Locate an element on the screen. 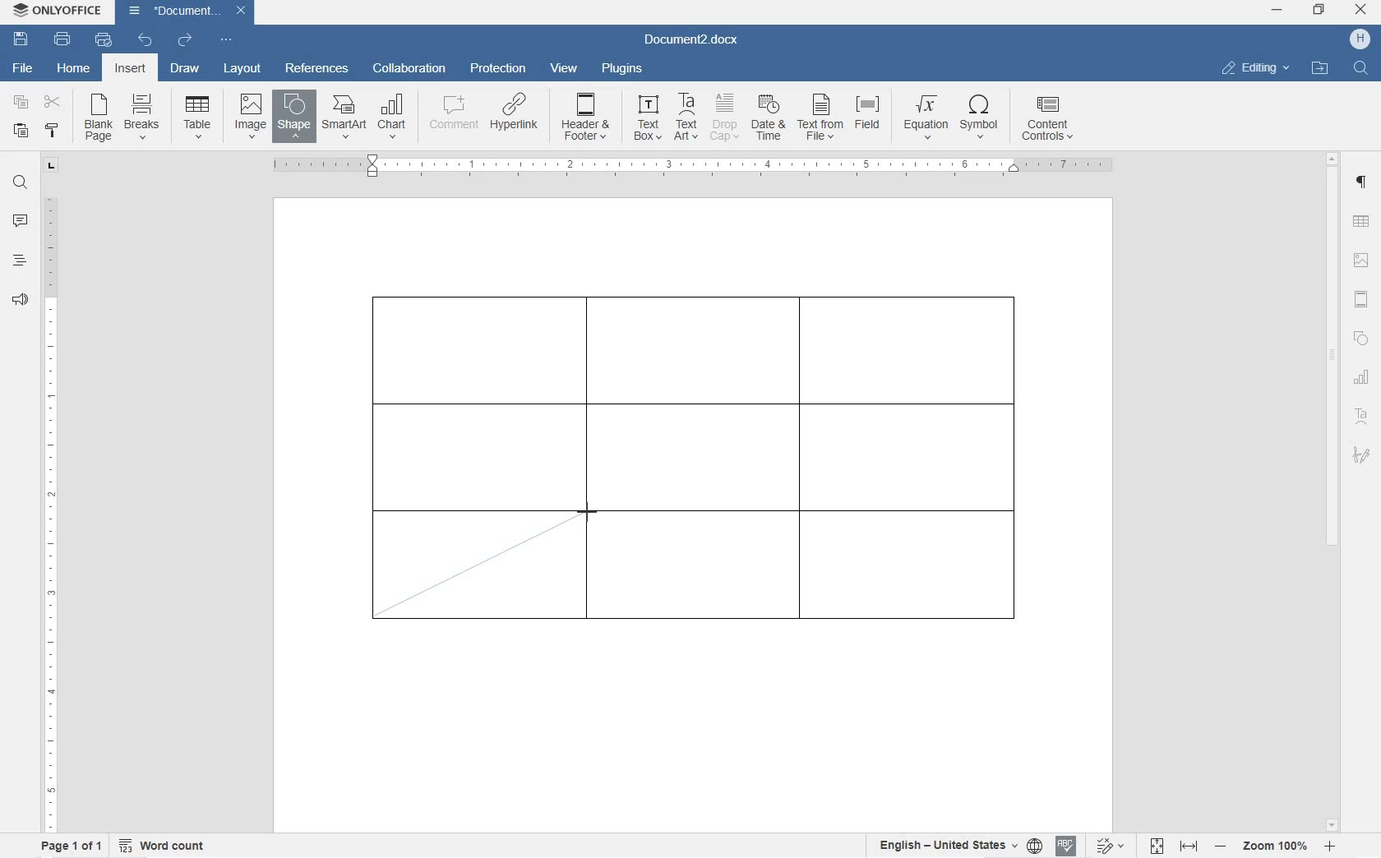  SmartArt is located at coordinates (344, 117).